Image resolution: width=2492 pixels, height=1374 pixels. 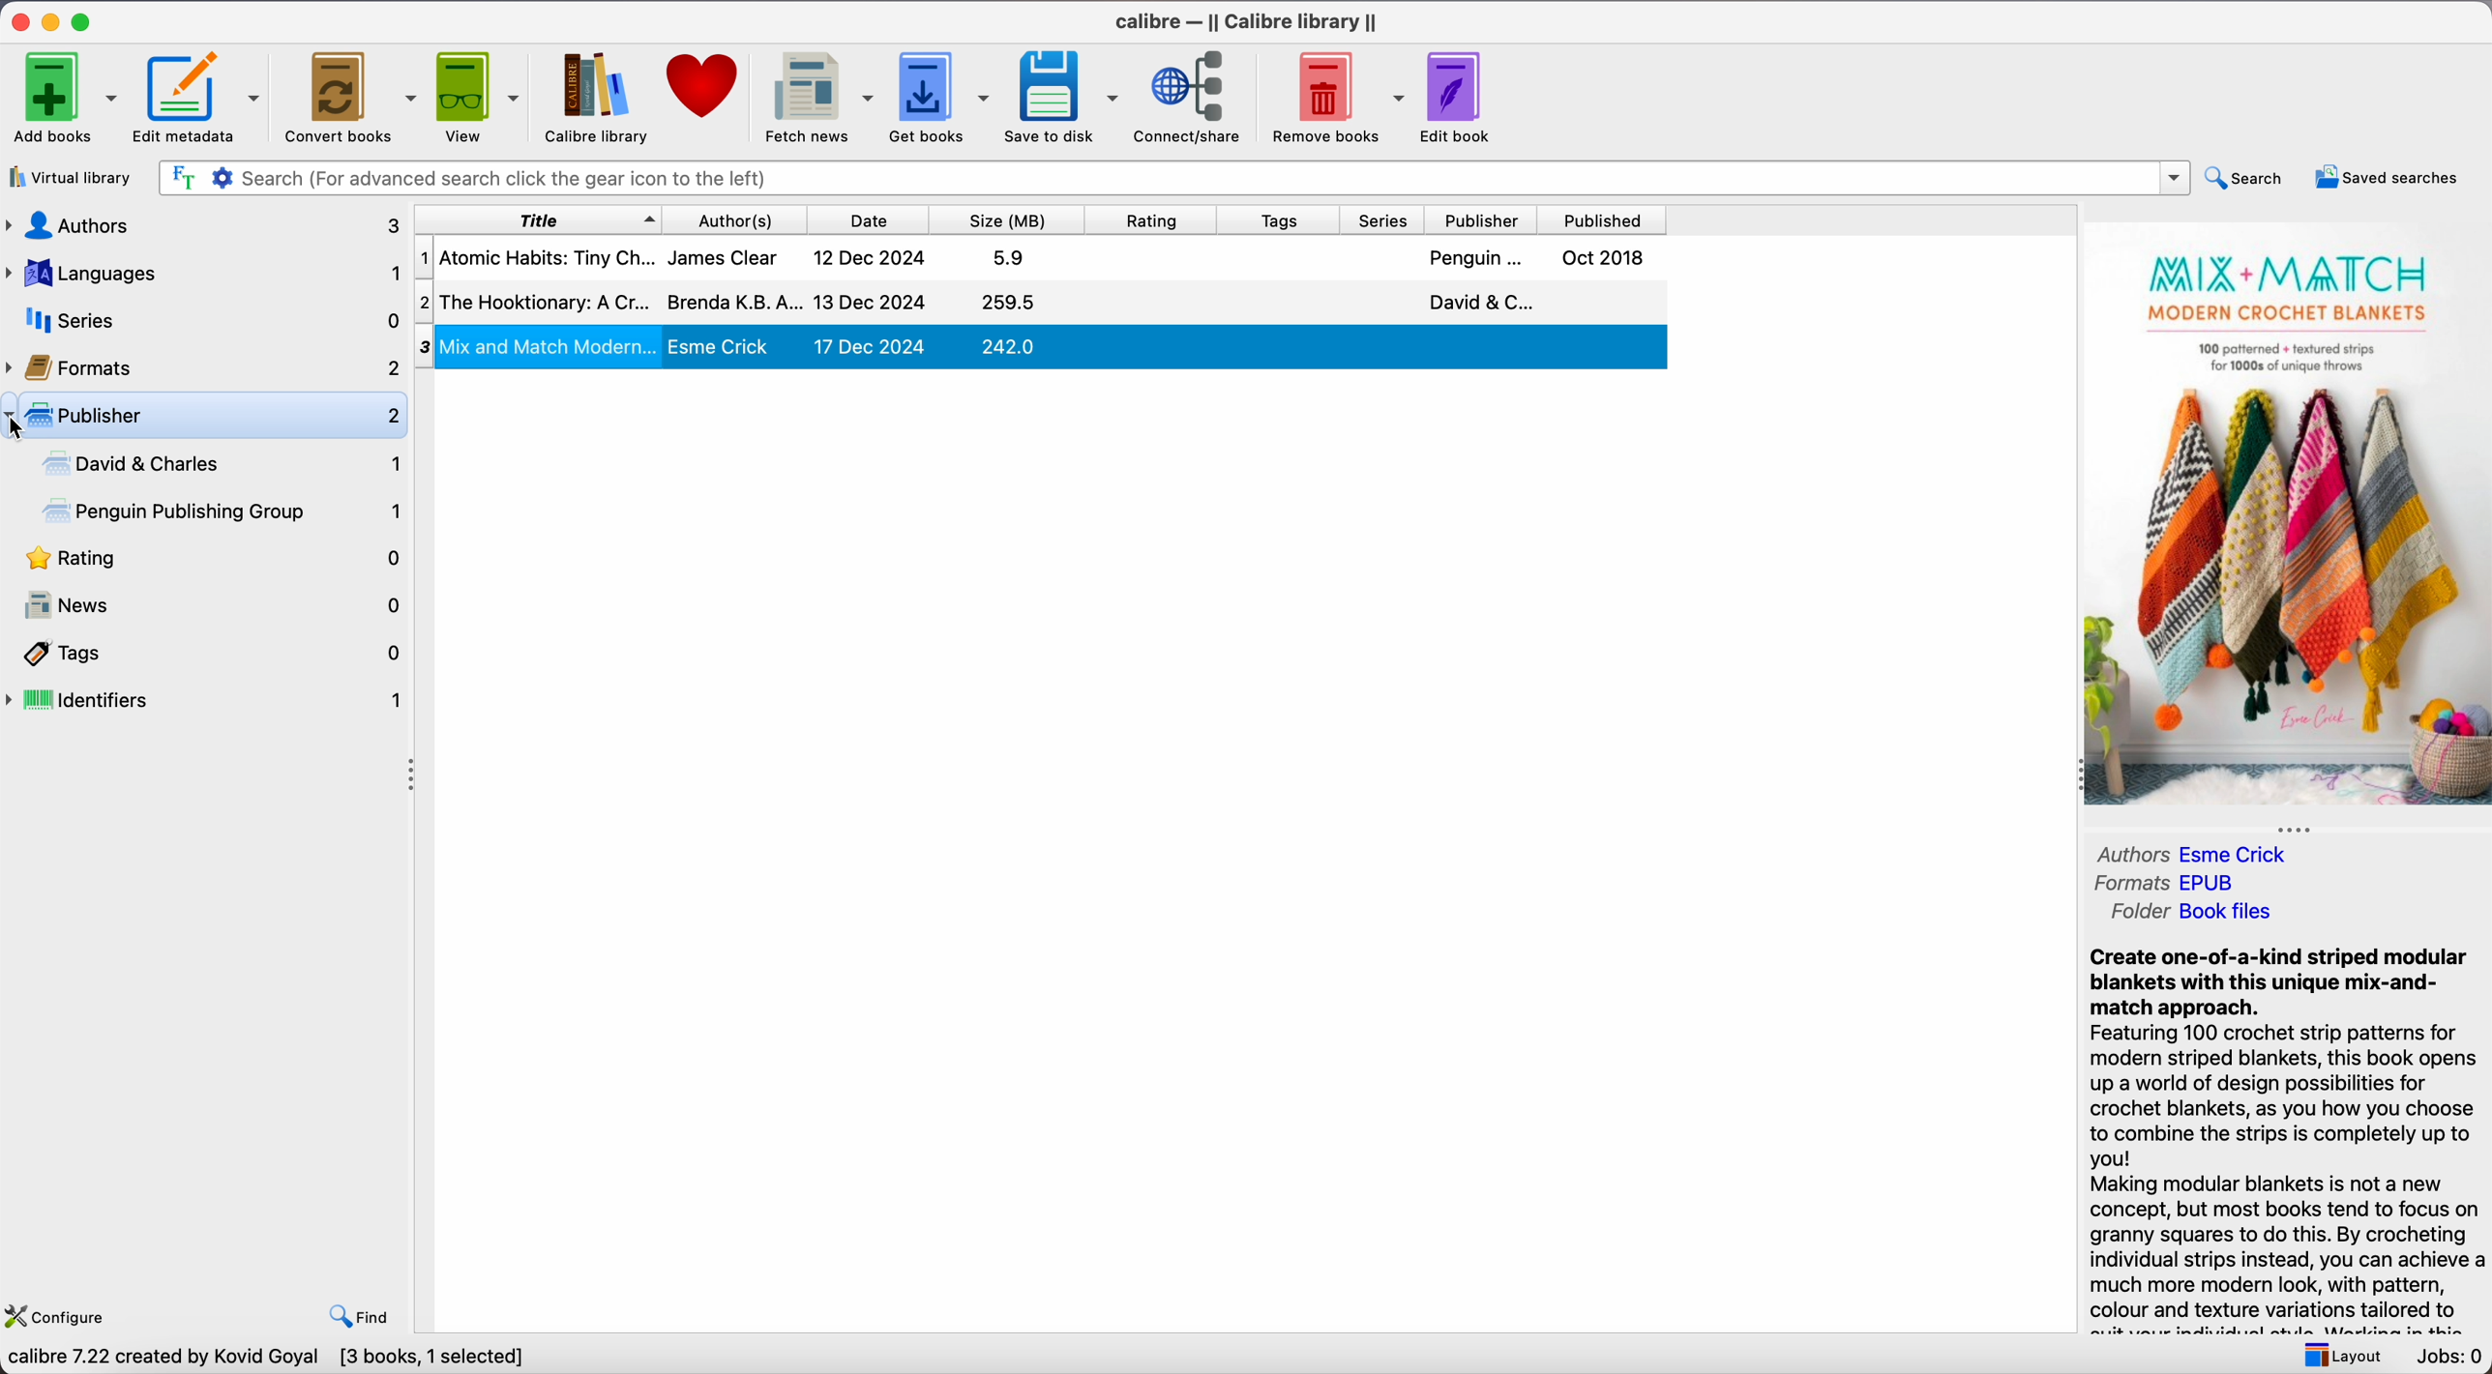 What do you see at coordinates (1193, 99) in the screenshot?
I see `connect/share` at bounding box center [1193, 99].